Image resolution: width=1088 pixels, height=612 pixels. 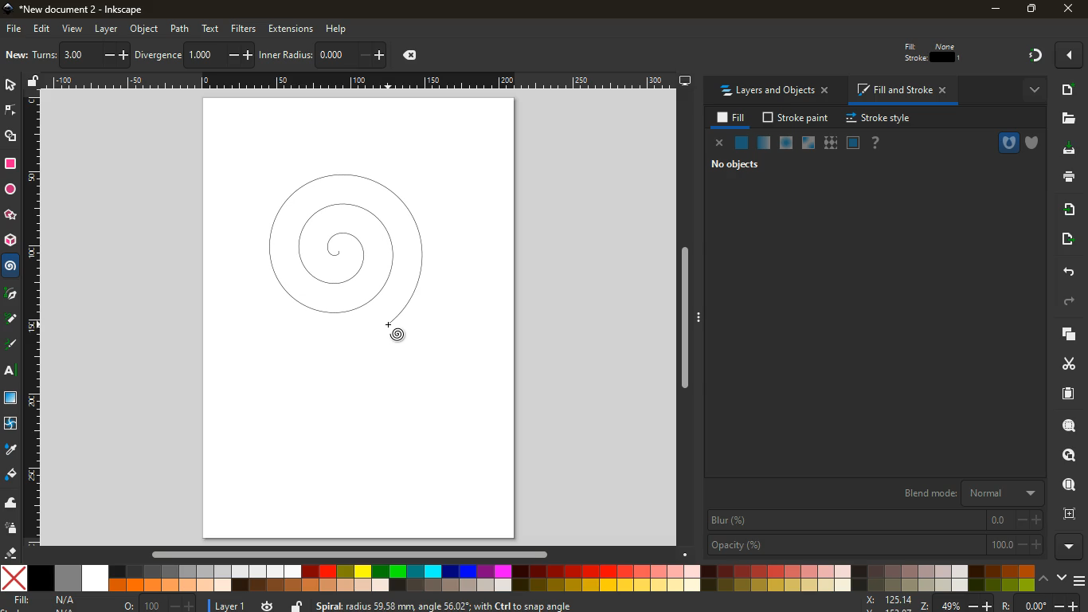 What do you see at coordinates (17, 54) in the screenshot?
I see `image` at bounding box center [17, 54].